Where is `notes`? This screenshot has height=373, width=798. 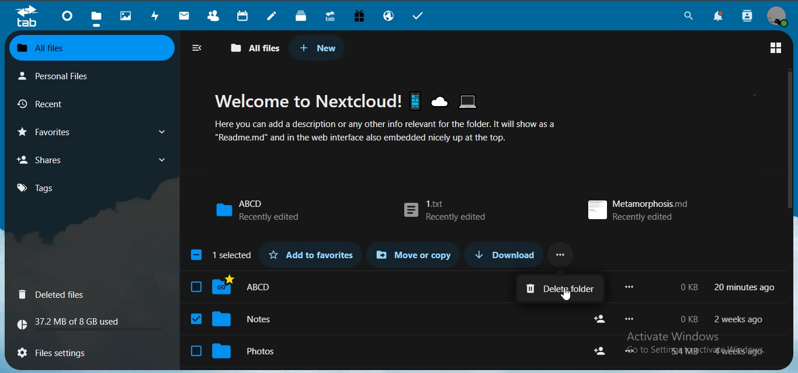
notes is located at coordinates (274, 16).